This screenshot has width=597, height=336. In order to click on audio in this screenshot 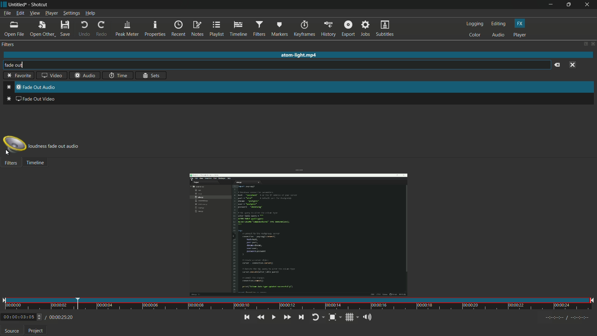, I will do `click(86, 75)`.